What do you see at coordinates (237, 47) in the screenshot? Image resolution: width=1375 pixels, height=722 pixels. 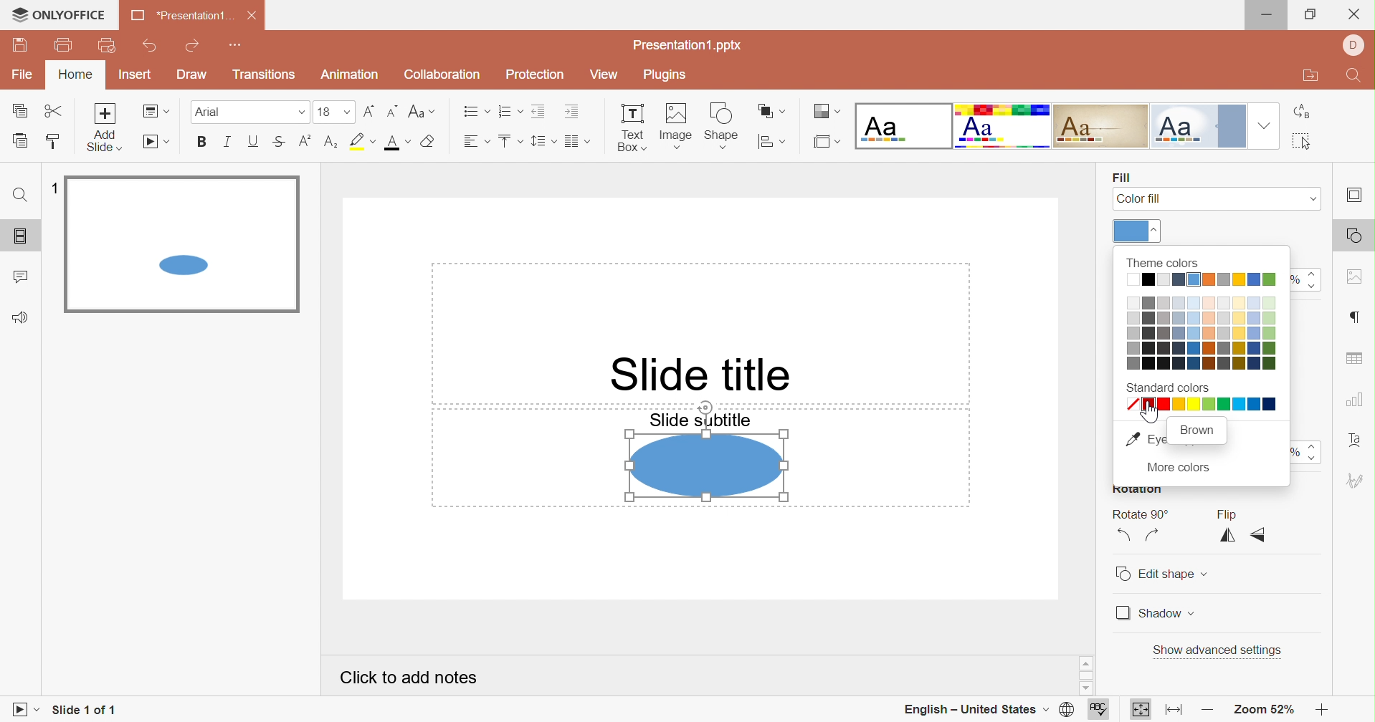 I see `Customize Quick Access Toolbar` at bounding box center [237, 47].